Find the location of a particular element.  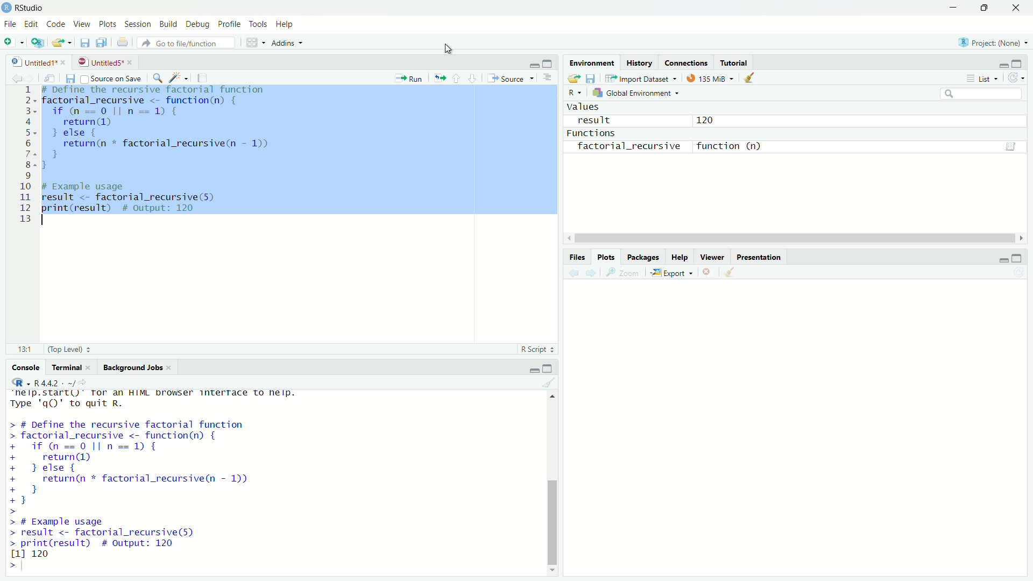

Go forward to the next source location (Ctrl + F10) is located at coordinates (593, 272).